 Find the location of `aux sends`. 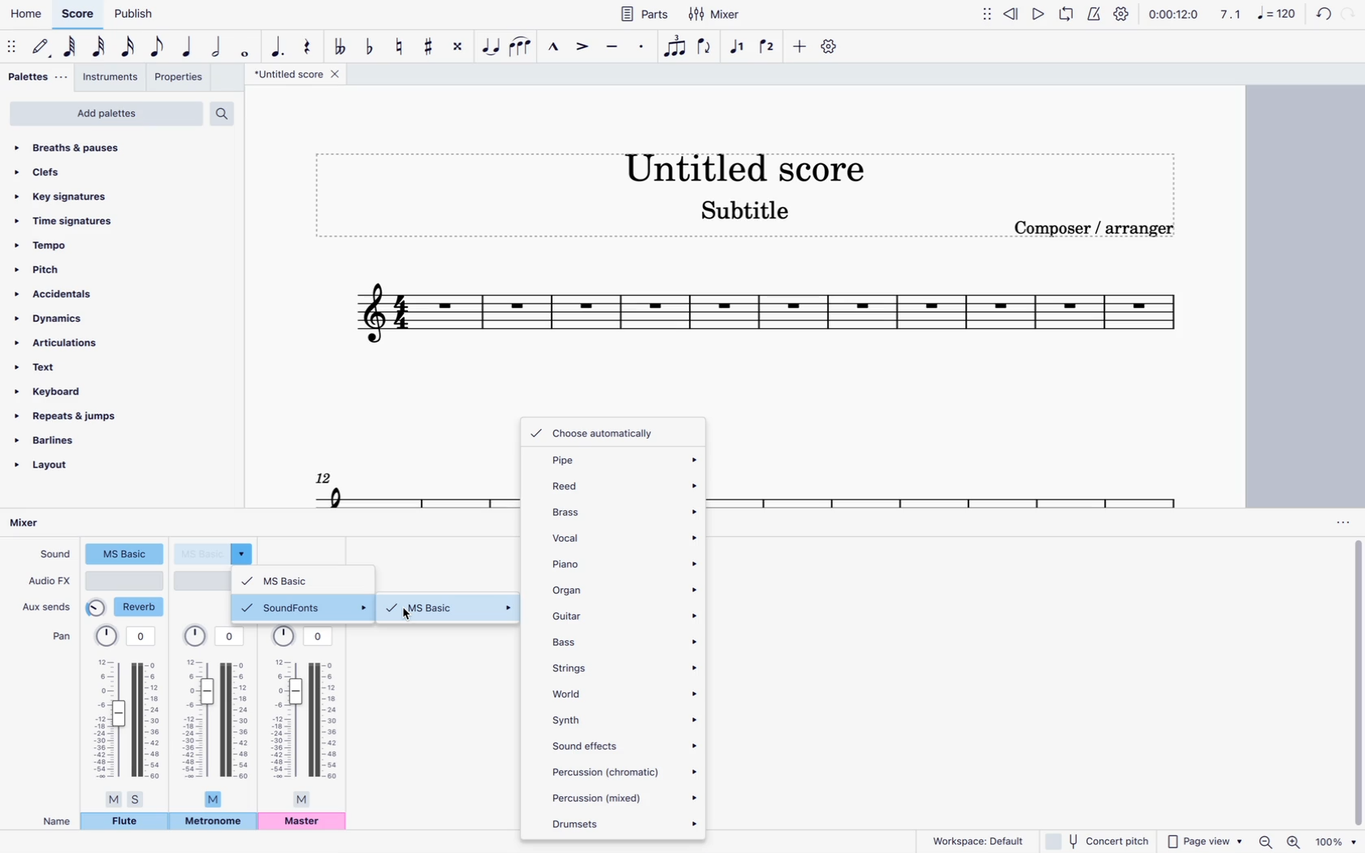

aux sends is located at coordinates (49, 606).